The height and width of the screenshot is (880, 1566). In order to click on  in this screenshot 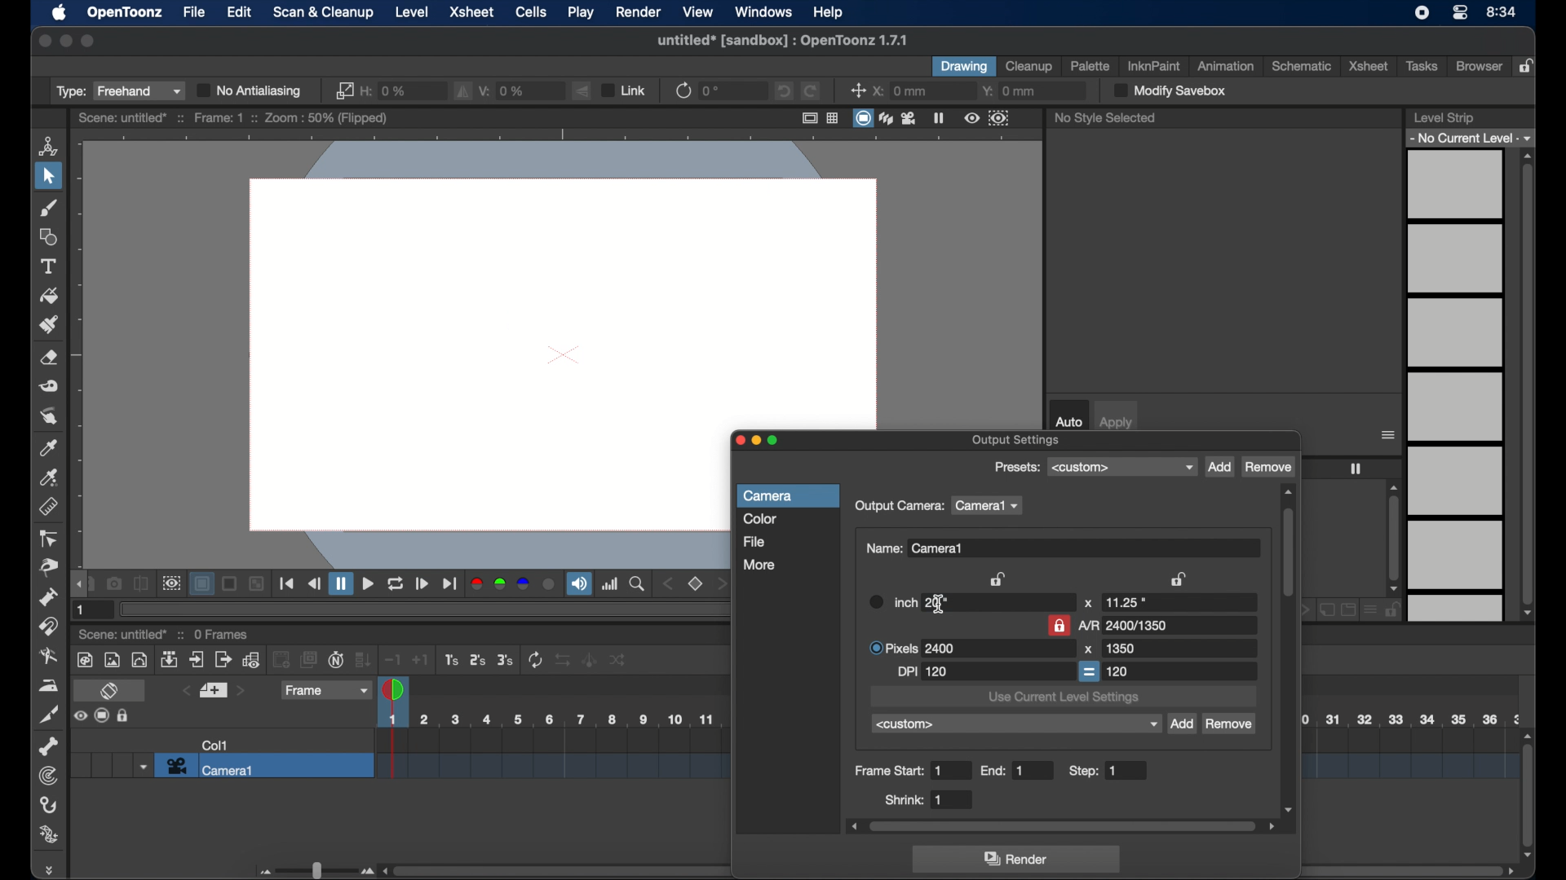, I will do `click(537, 660)`.